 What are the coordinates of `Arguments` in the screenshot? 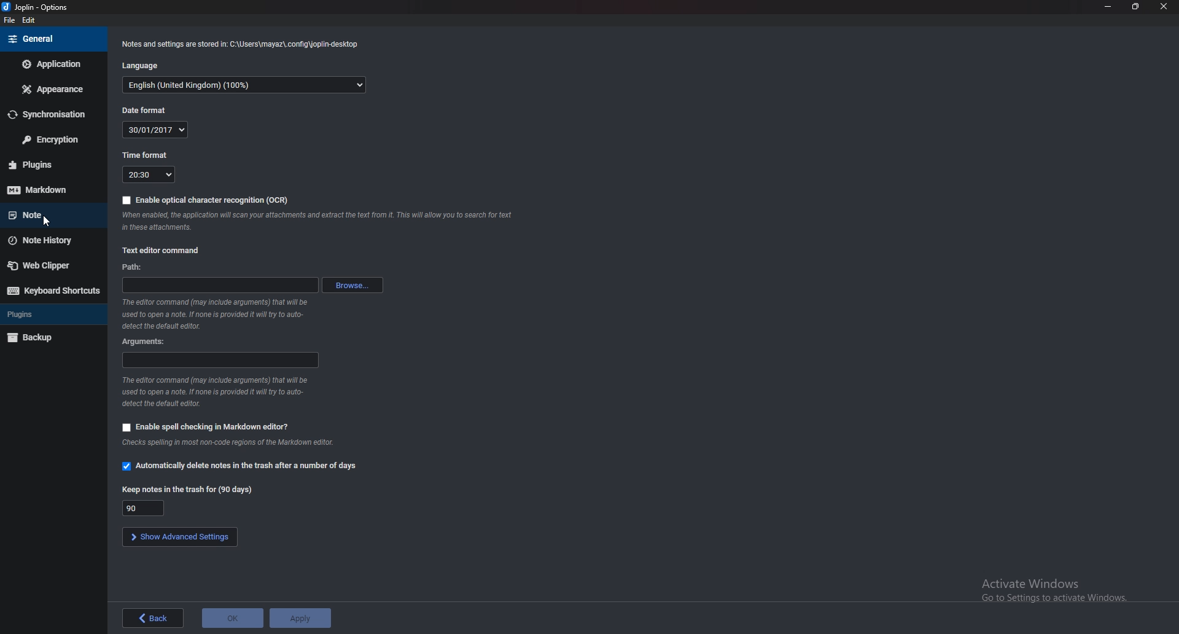 It's located at (219, 360).